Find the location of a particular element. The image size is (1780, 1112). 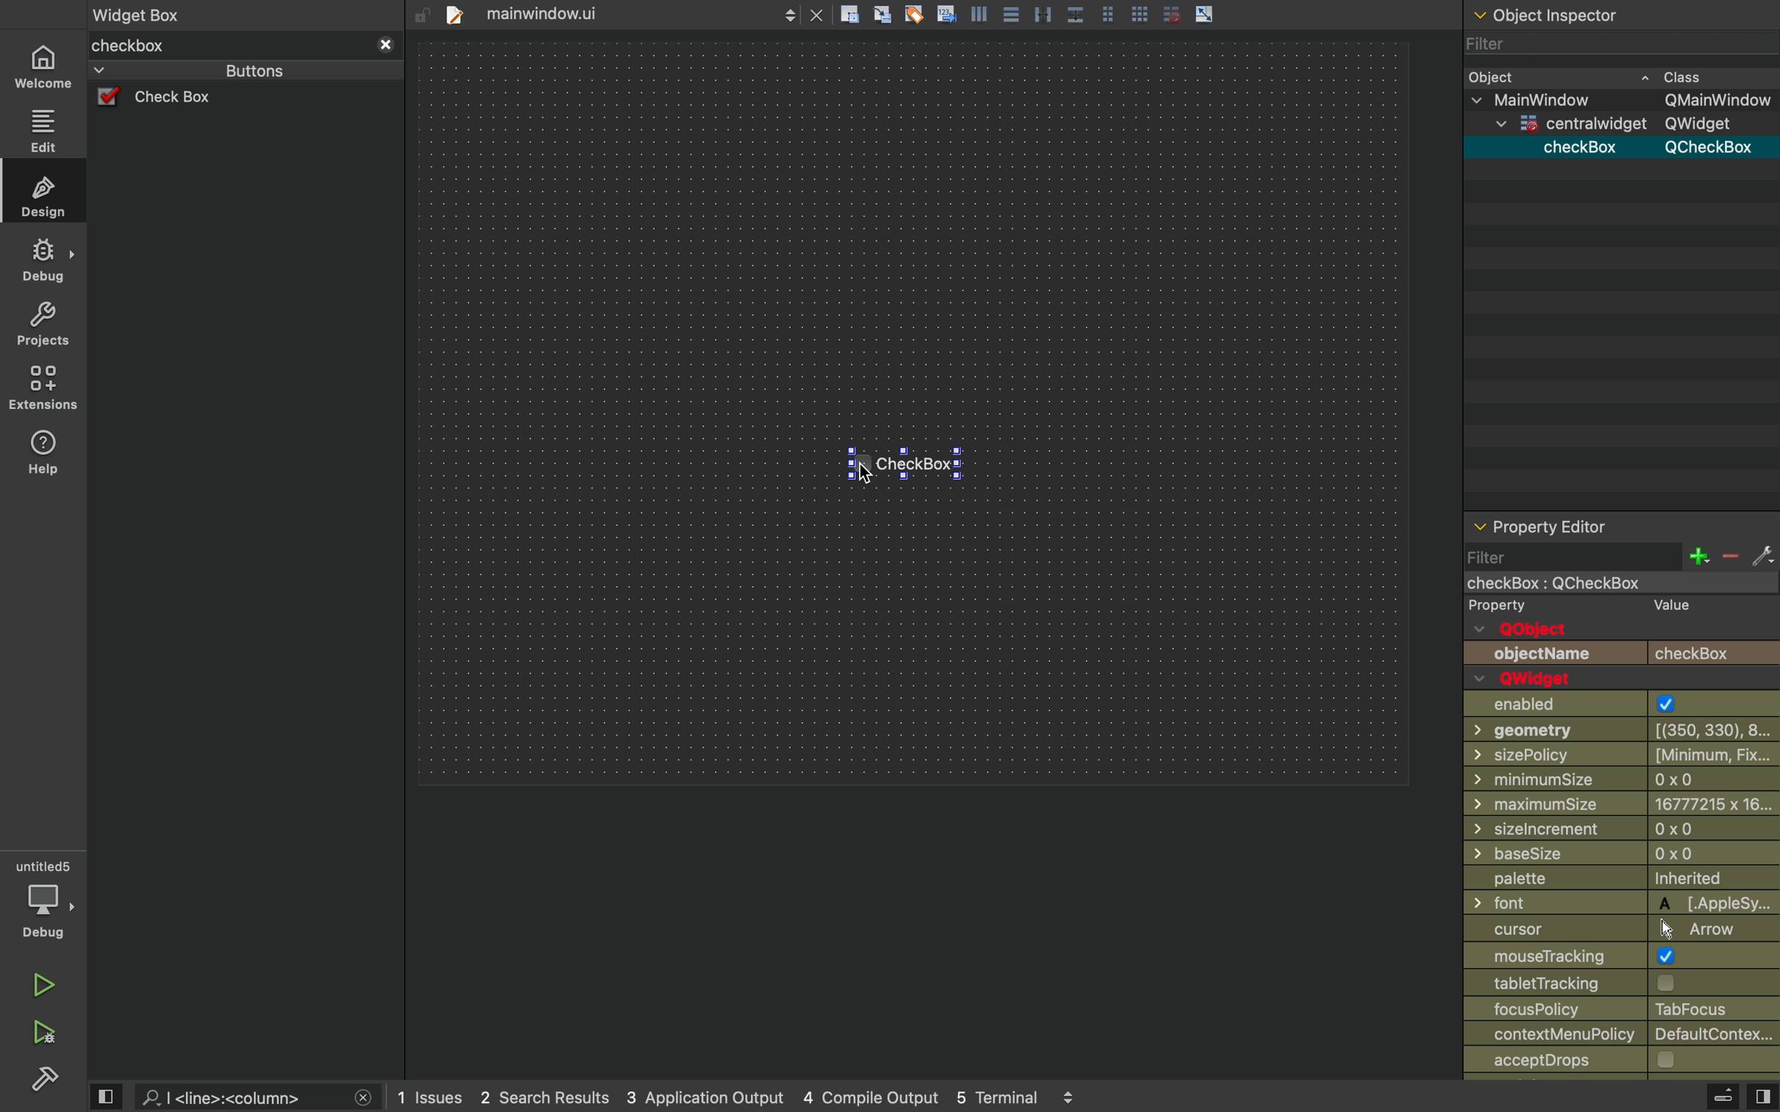

design area is located at coordinates (913, 413).